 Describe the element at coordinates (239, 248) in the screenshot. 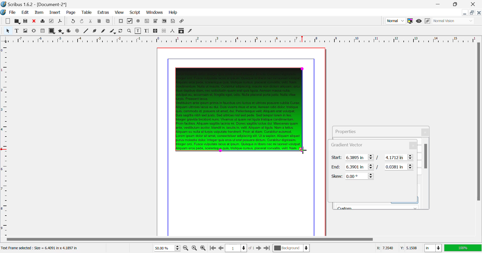

I see `Page 1 of 1` at that location.